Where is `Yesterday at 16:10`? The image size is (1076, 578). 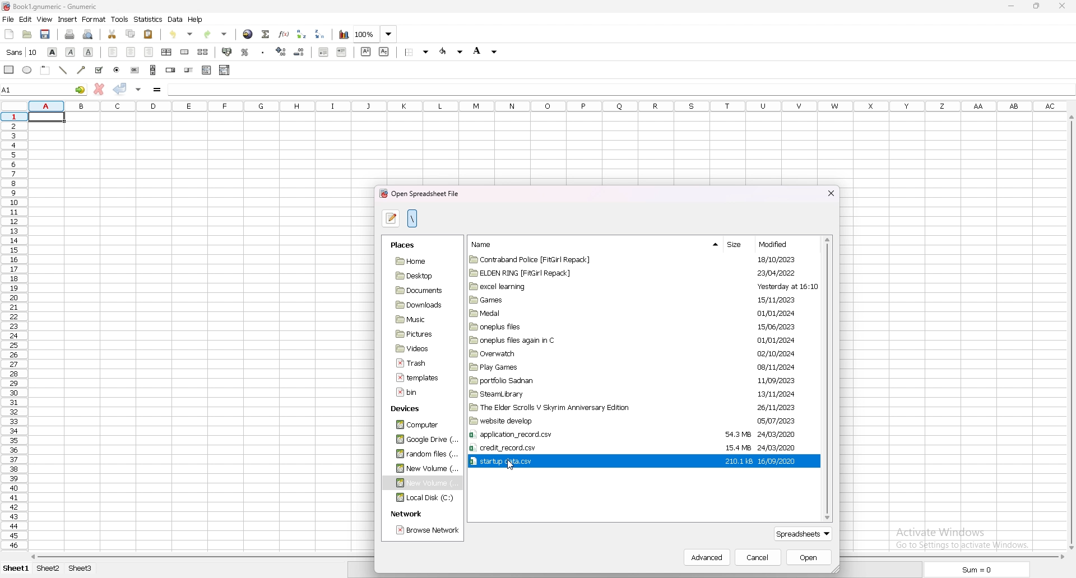
Yesterday at 16:10 is located at coordinates (775, 287).